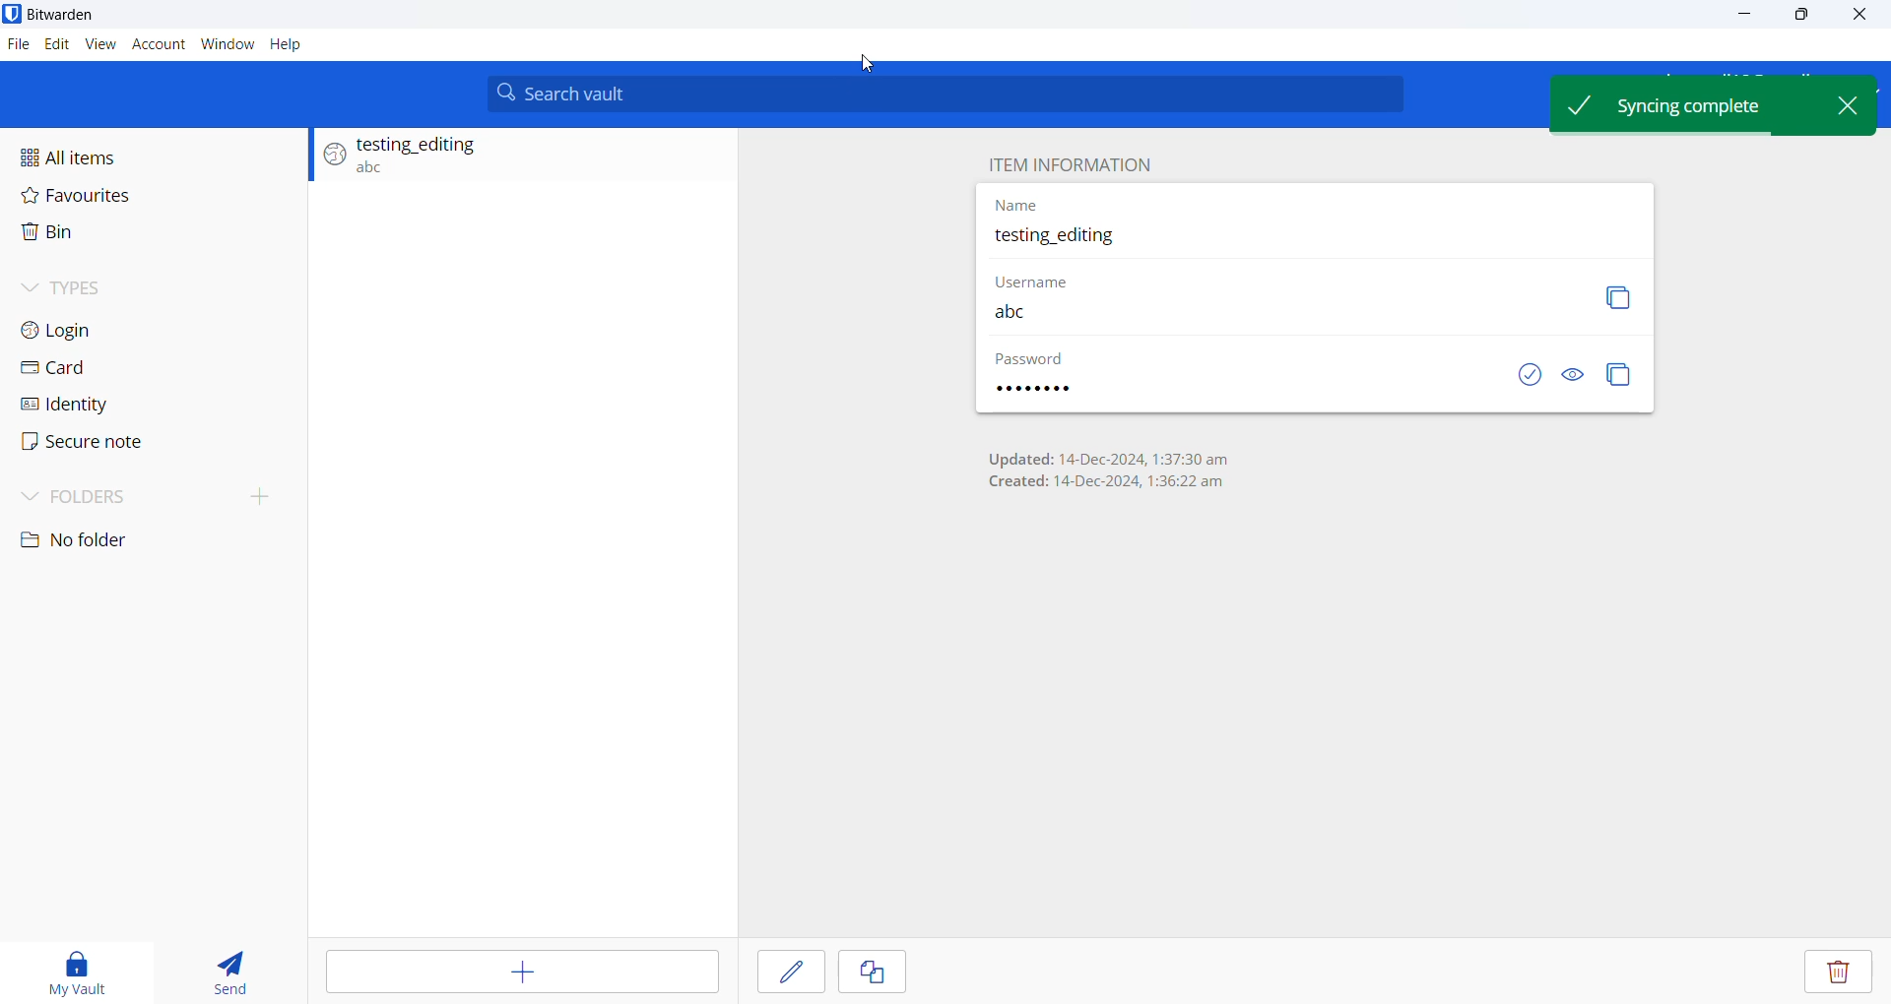  What do you see at coordinates (1309, 236) in the screenshot?
I see `Updated entry name` at bounding box center [1309, 236].